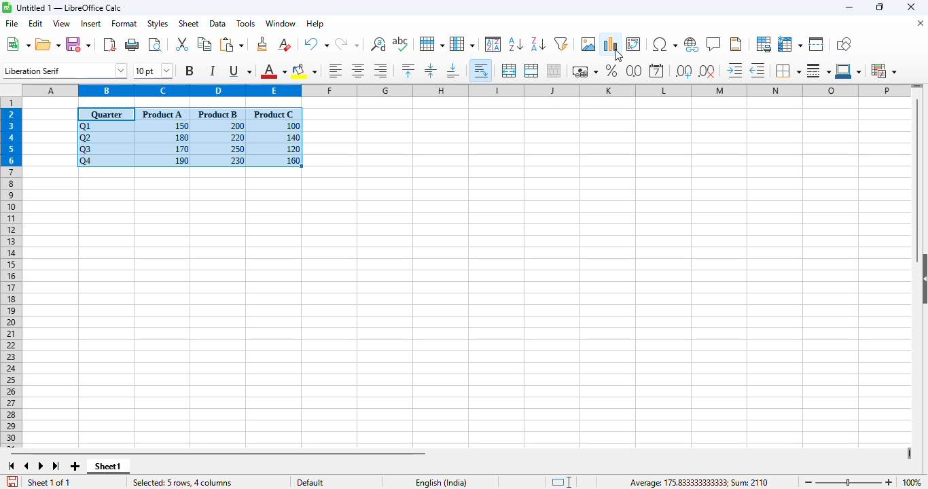 The height and width of the screenshot is (489, 928). I want to click on clear direct formatting, so click(285, 44).